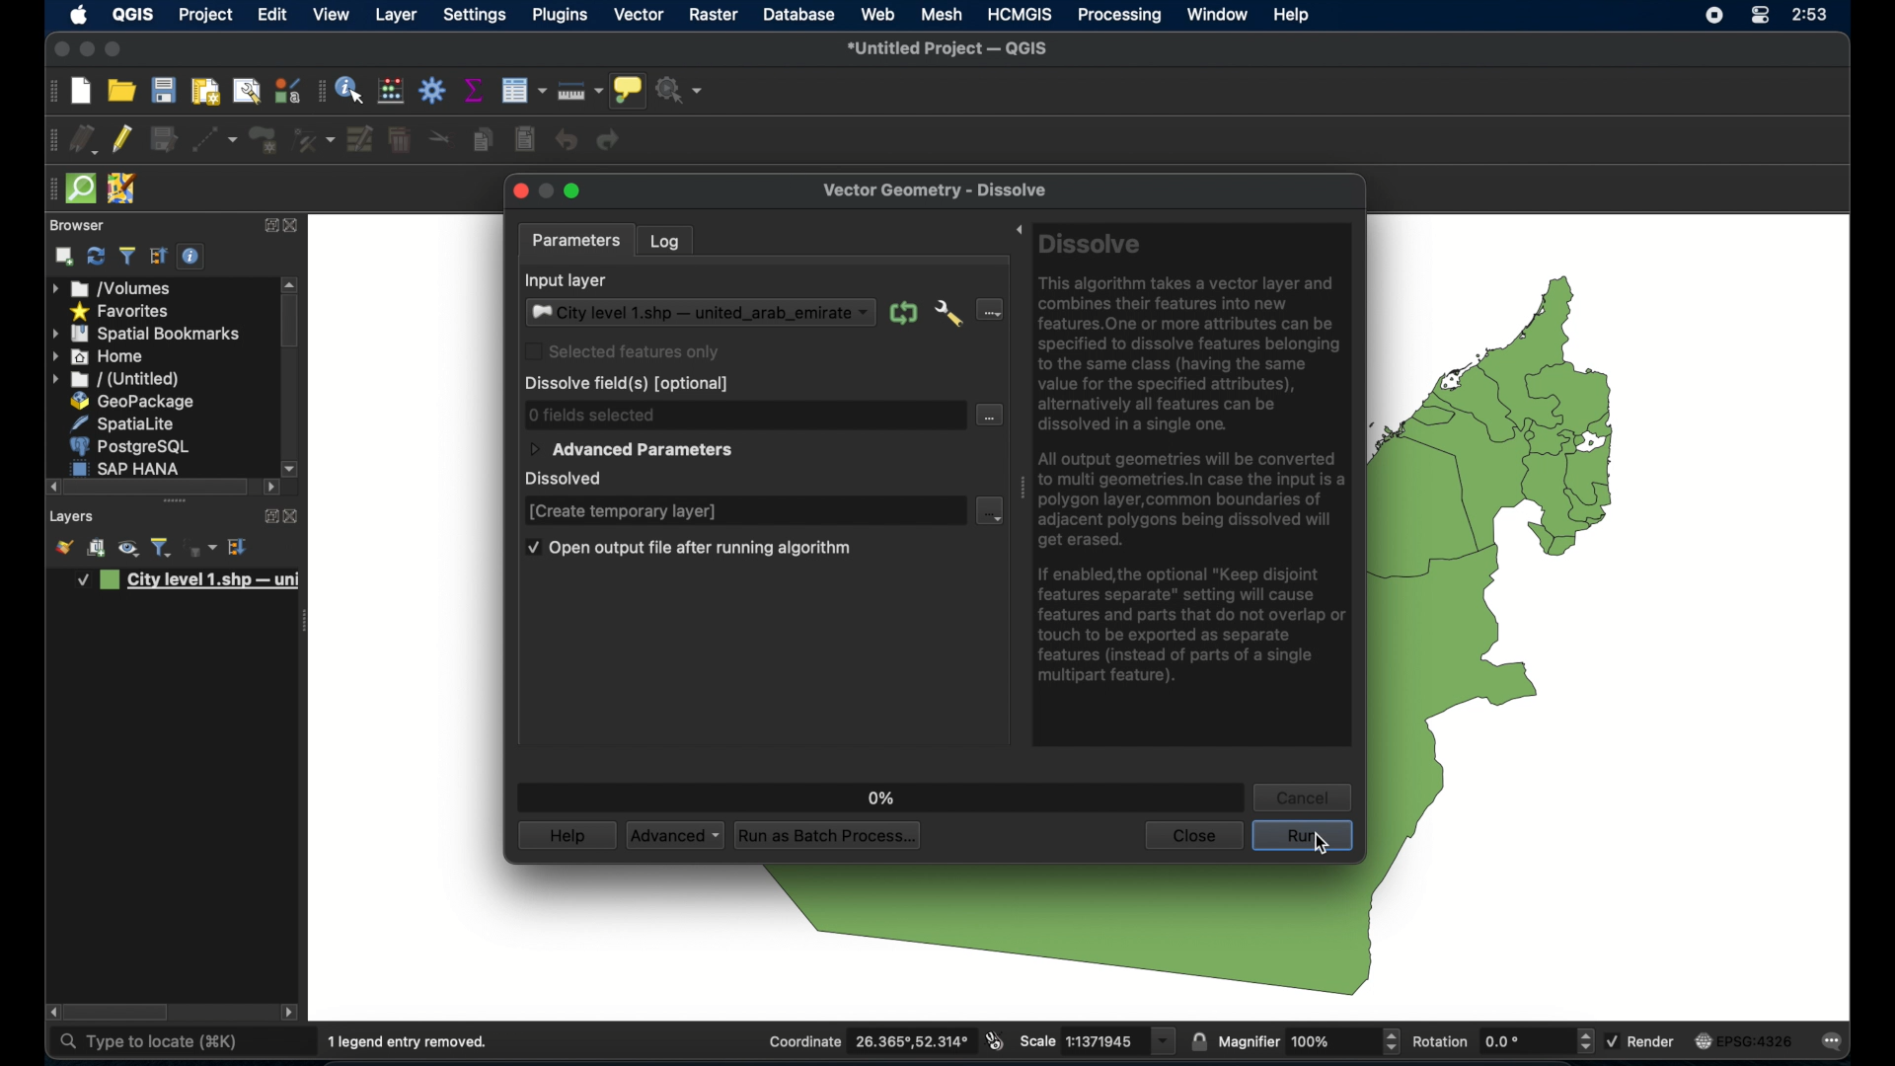  Describe the element at coordinates (125, 423) in the screenshot. I see `spatial lite` at that location.